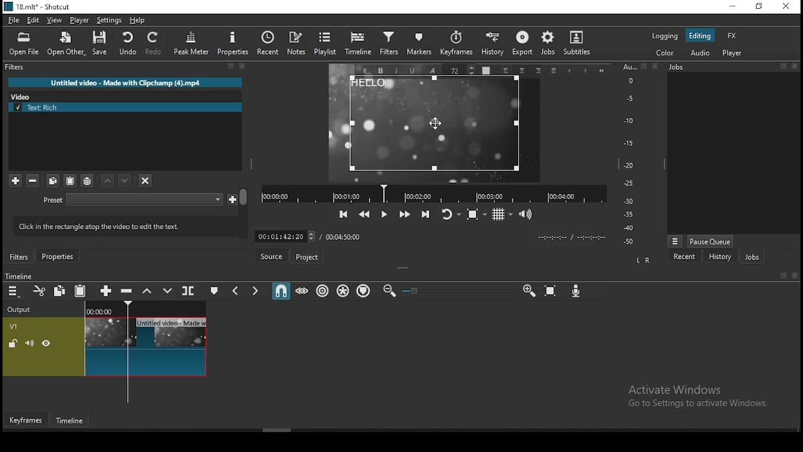  Describe the element at coordinates (105, 347) in the screenshot. I see `video track` at that location.